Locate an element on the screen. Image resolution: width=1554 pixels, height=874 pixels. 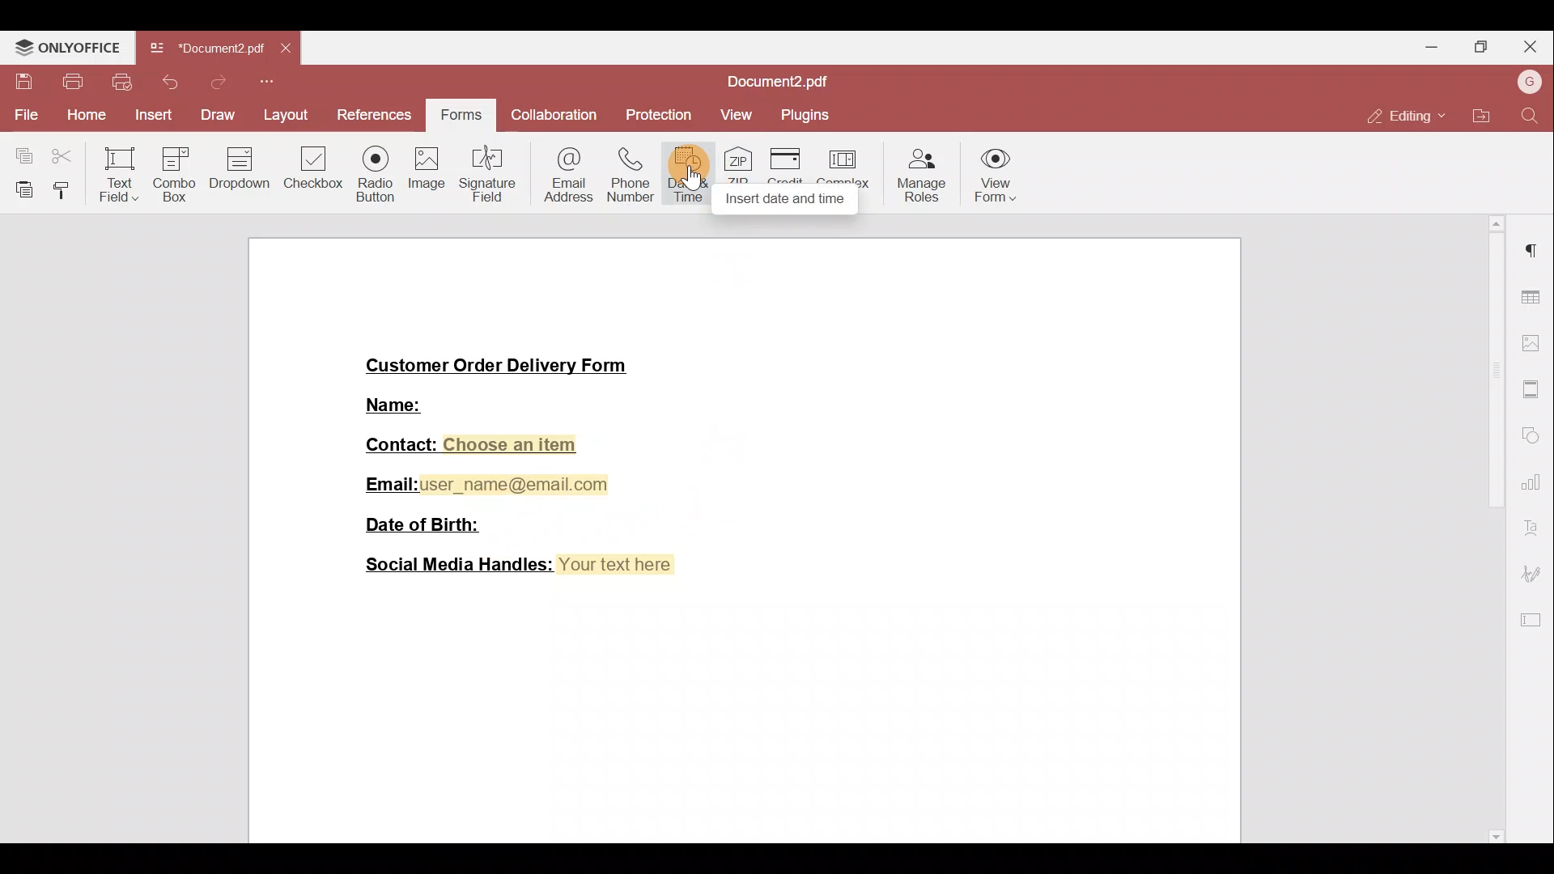
Insert date and time is located at coordinates (786, 199).